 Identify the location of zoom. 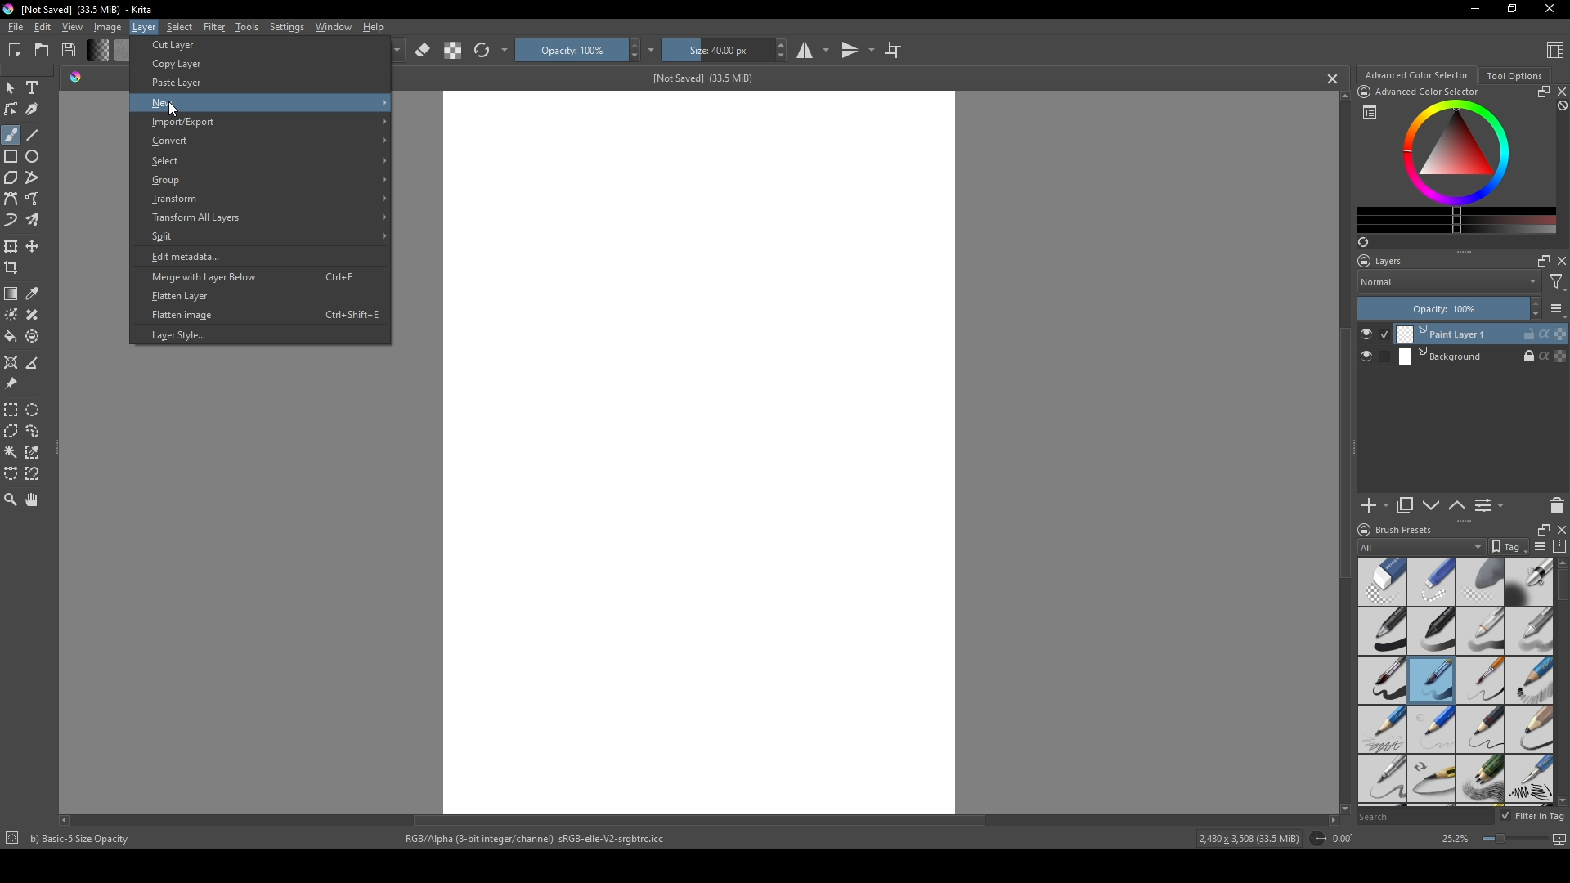
(11, 499).